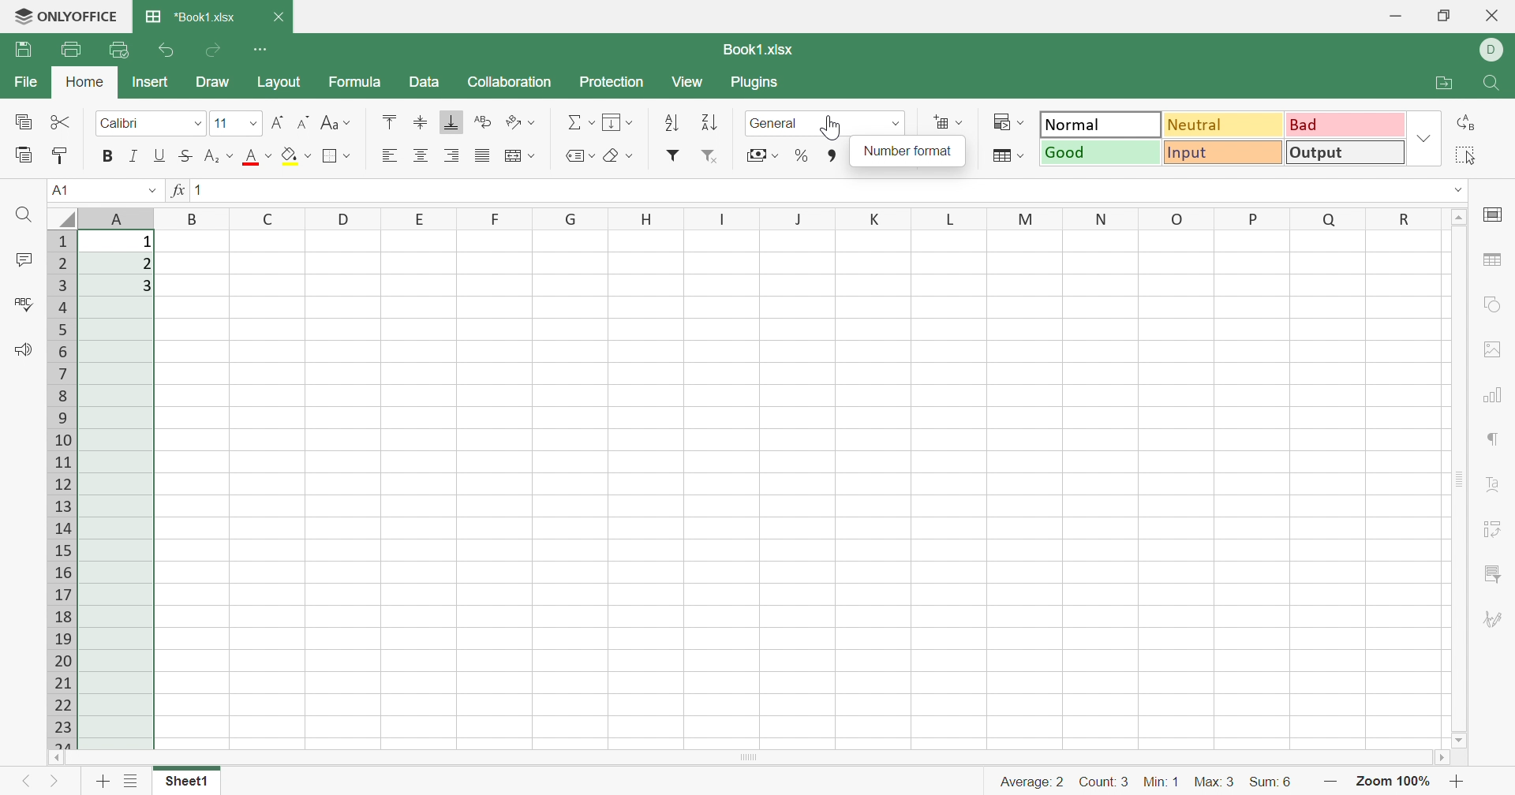 The width and height of the screenshot is (1515, 795). Describe the element at coordinates (675, 123) in the screenshot. I see `Sort ascending` at that location.